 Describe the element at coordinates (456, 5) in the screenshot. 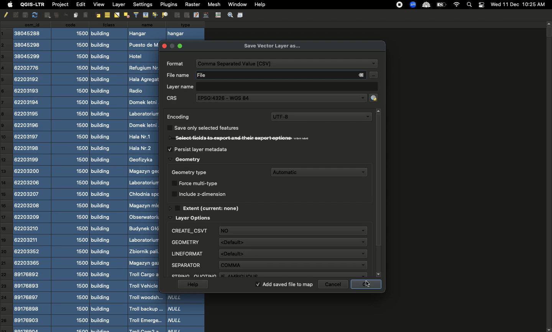

I see `Internet` at that location.